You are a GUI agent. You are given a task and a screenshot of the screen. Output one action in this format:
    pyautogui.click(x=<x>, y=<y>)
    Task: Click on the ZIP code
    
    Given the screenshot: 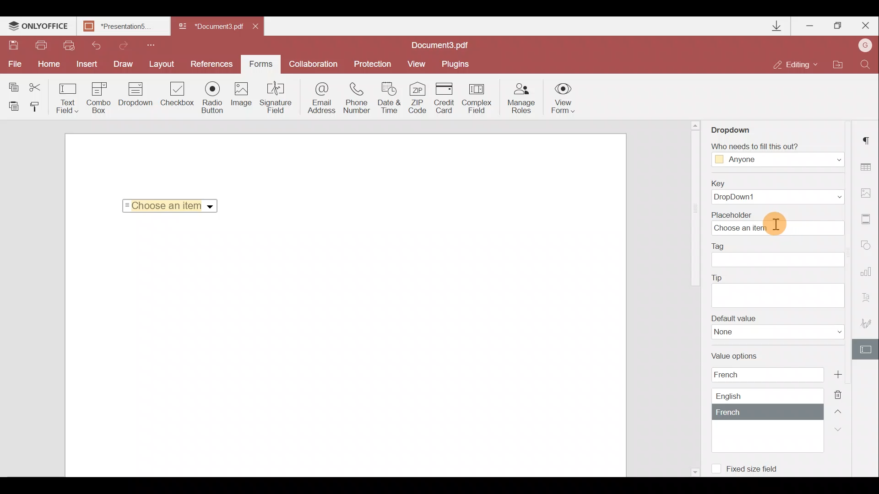 What is the action you would take?
    pyautogui.click(x=420, y=99)
    